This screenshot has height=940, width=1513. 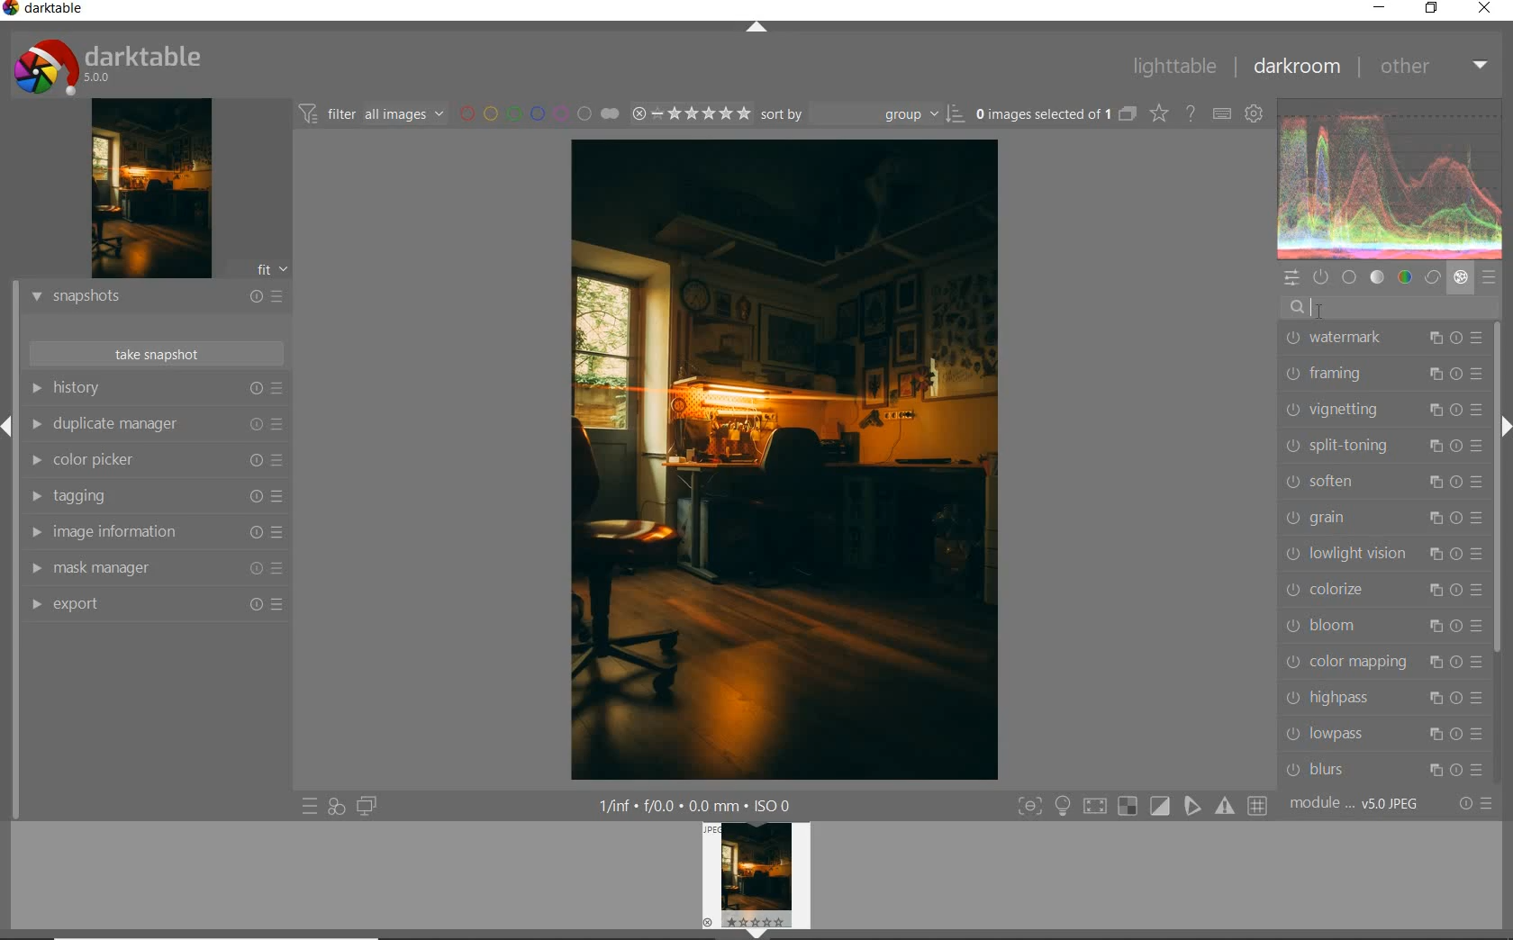 What do you see at coordinates (1382, 552) in the screenshot?
I see `lowlight vision` at bounding box center [1382, 552].